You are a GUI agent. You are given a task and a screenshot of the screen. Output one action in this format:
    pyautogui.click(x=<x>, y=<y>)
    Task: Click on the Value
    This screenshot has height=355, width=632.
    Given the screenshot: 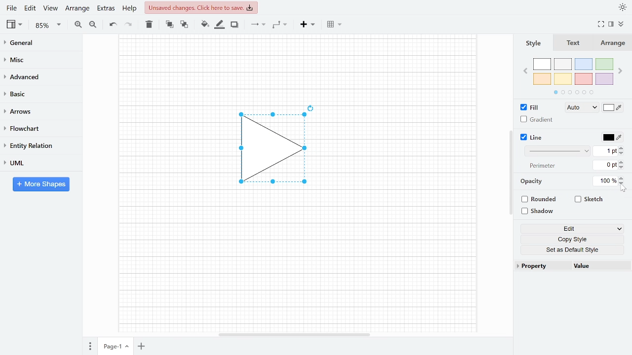 What is the action you would take?
    pyautogui.click(x=599, y=267)
    